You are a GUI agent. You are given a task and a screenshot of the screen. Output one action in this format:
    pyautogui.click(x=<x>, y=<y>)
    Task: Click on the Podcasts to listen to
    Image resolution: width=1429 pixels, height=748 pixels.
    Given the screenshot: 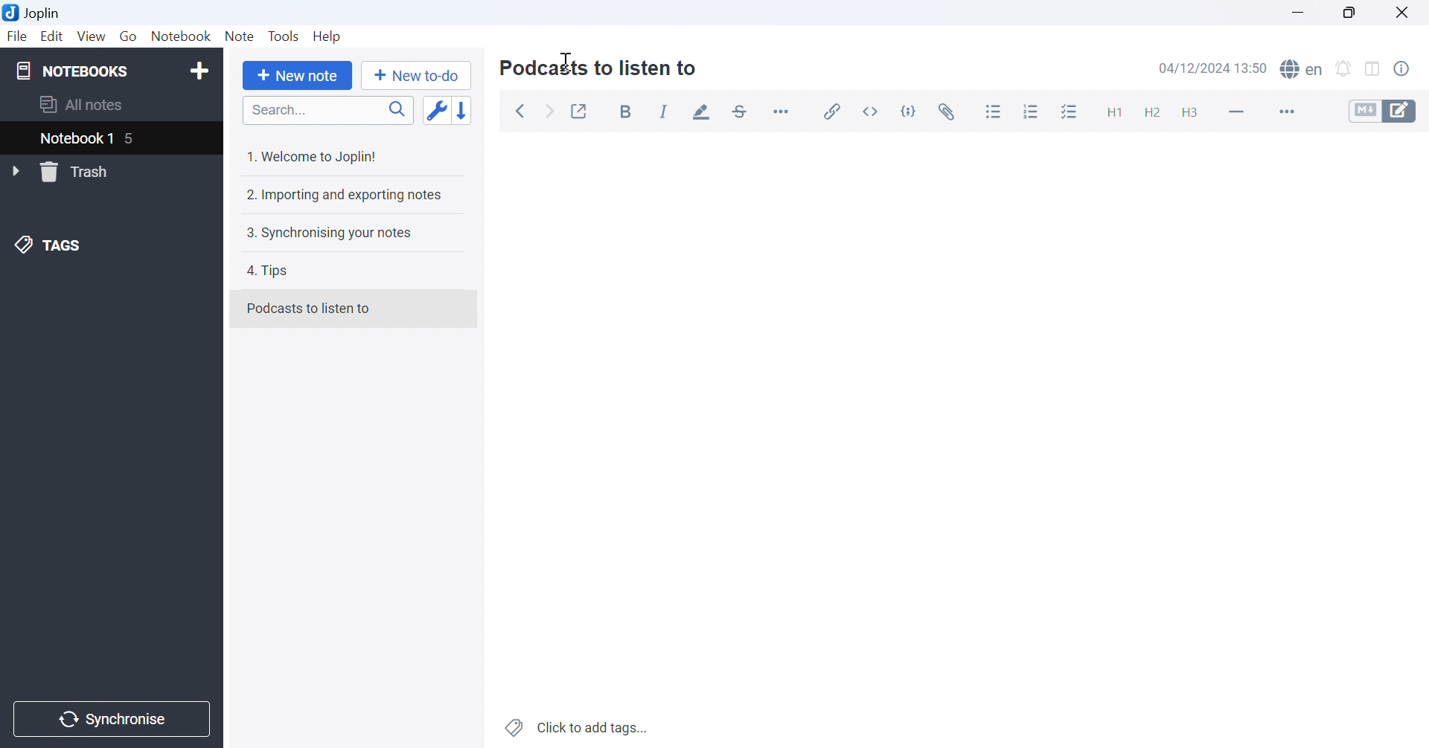 What is the action you would take?
    pyautogui.click(x=310, y=307)
    